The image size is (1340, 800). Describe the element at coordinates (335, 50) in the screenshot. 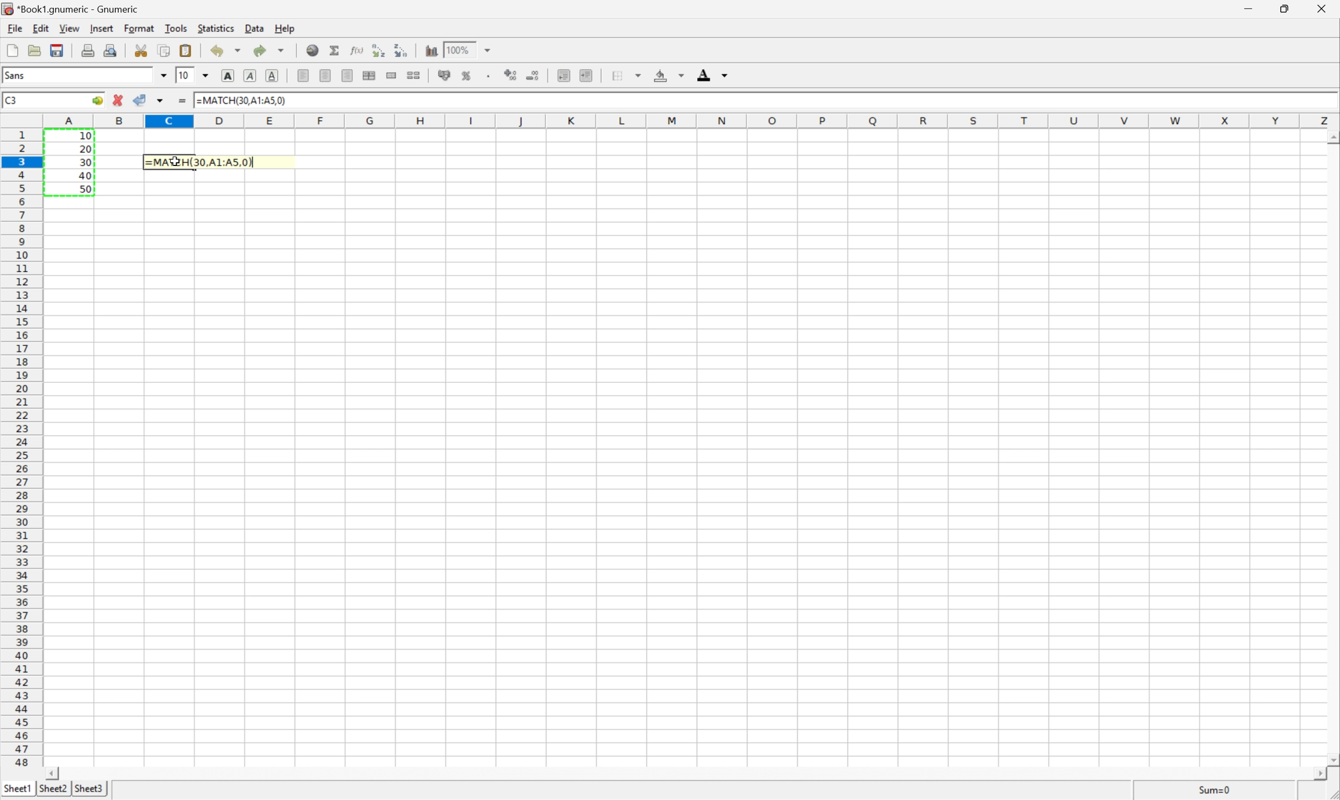

I see `Sum into the current cell` at that location.